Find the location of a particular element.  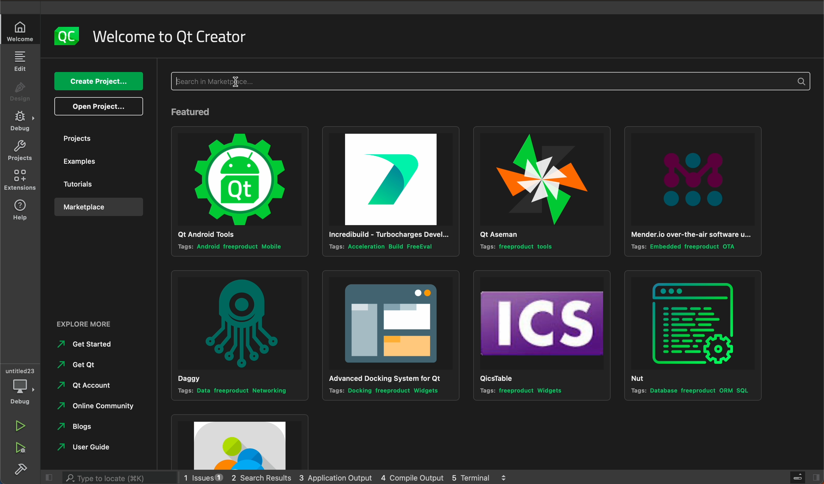

open projects is located at coordinates (99, 105).